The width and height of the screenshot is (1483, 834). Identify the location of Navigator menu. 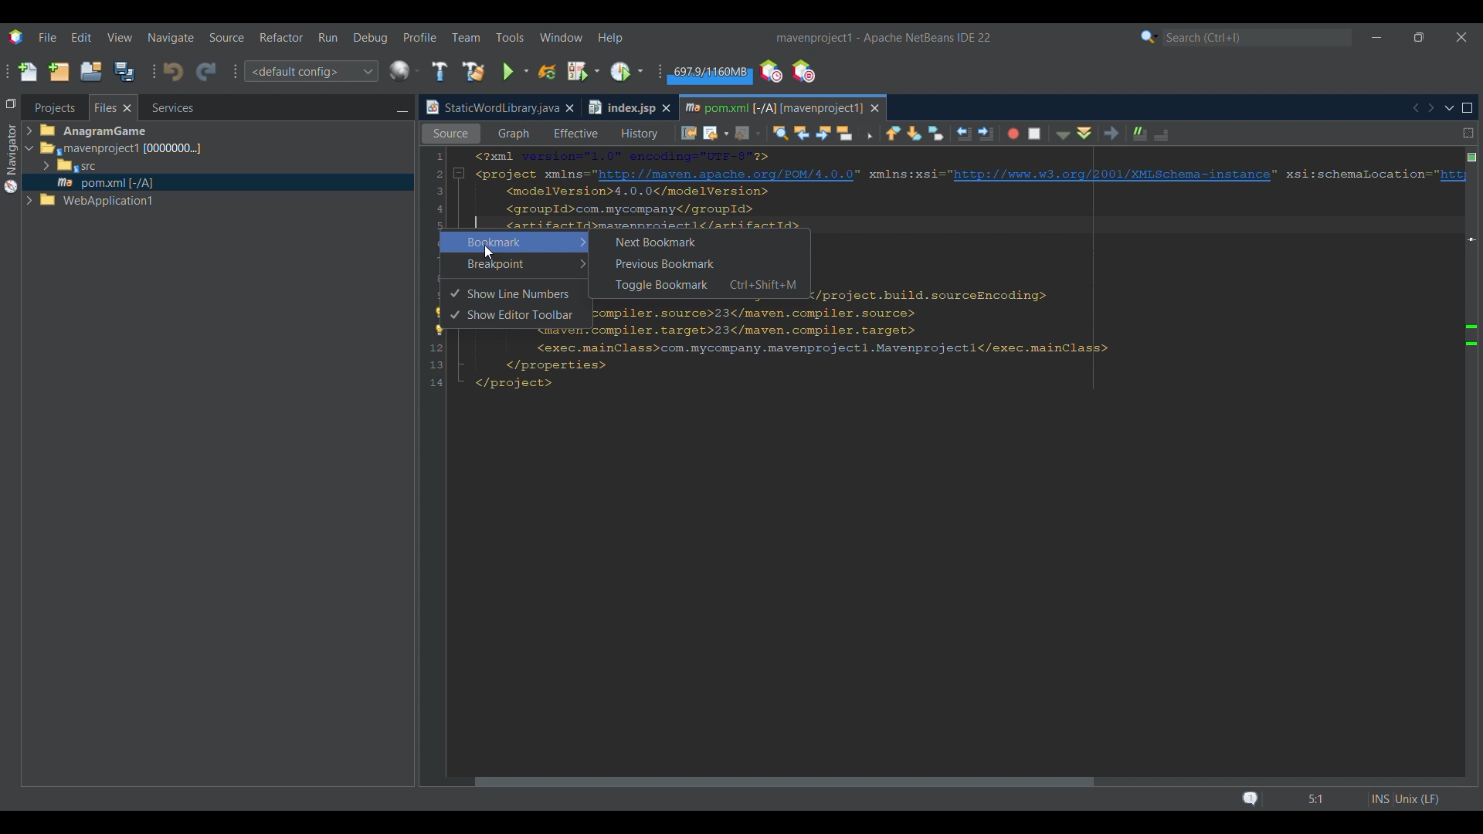
(9, 158).